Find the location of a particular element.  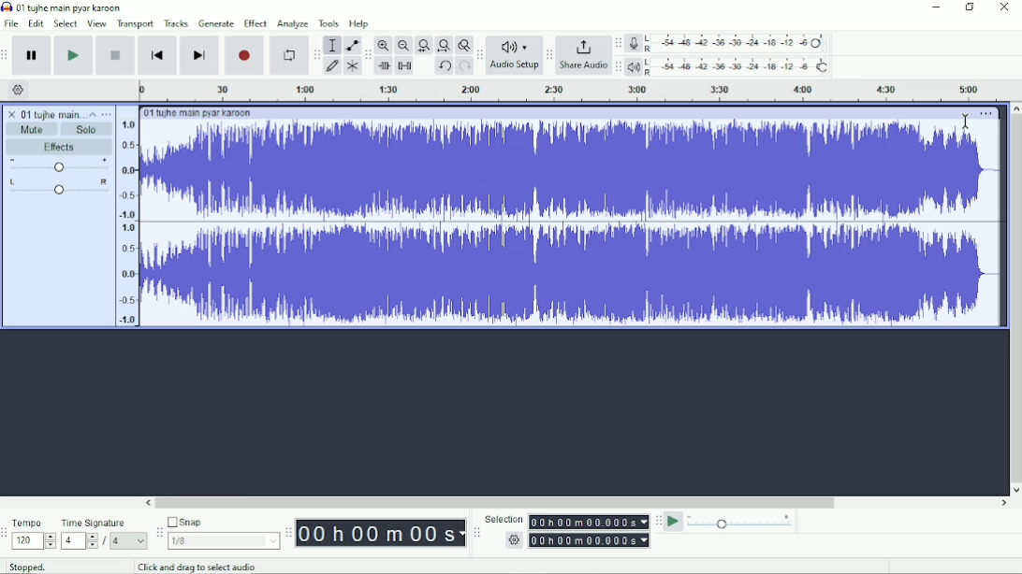

Effect is located at coordinates (256, 23).